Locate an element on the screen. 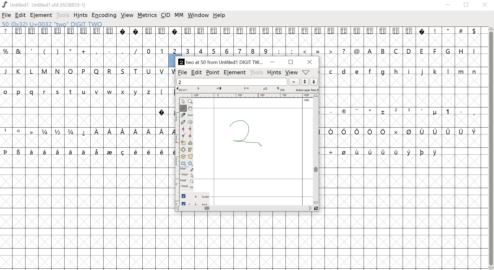  curve is located at coordinates (184, 129).